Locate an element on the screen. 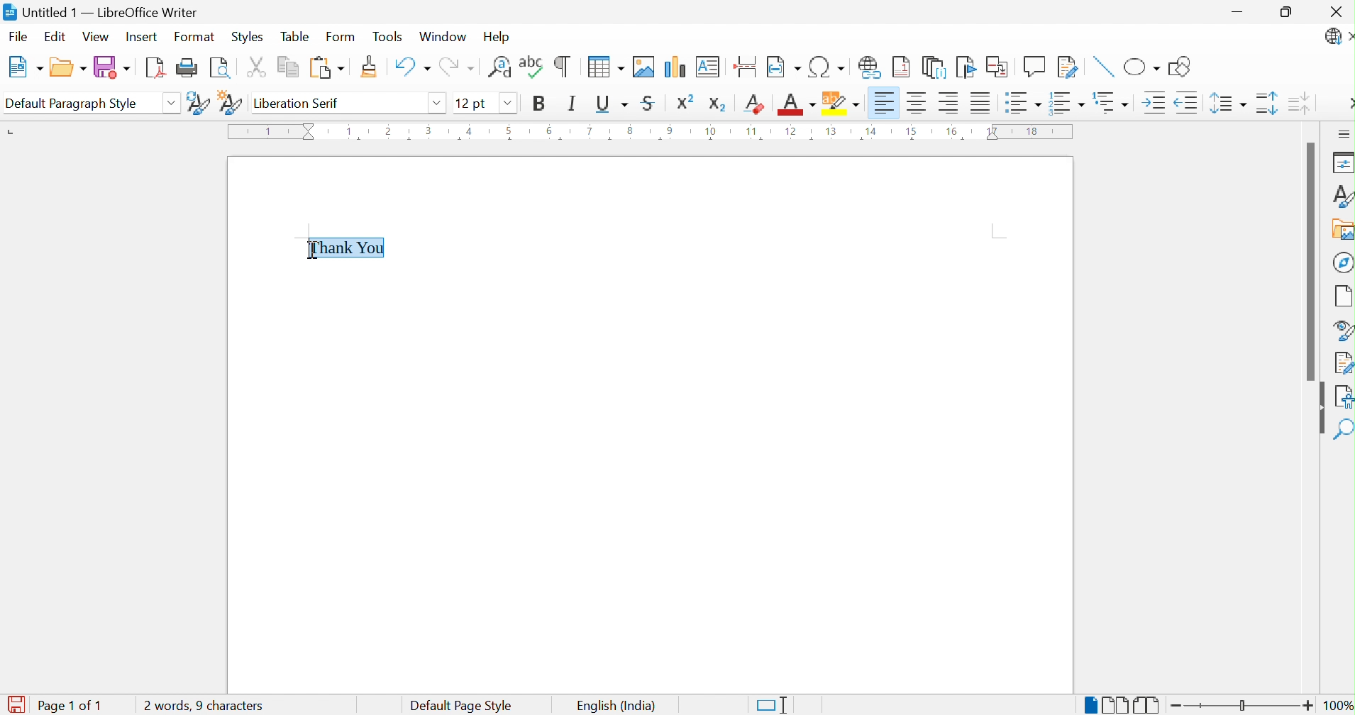 This screenshot has height=715, width=1355. Subscript is located at coordinates (718, 104).